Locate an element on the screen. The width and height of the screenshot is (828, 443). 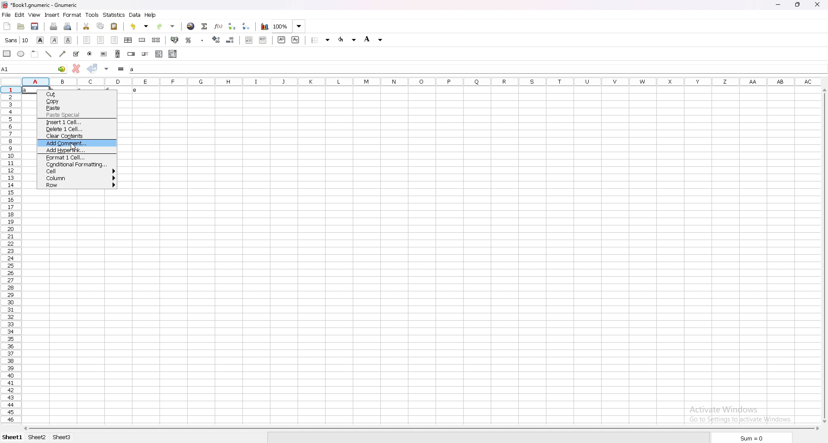
cancel change is located at coordinates (76, 68).